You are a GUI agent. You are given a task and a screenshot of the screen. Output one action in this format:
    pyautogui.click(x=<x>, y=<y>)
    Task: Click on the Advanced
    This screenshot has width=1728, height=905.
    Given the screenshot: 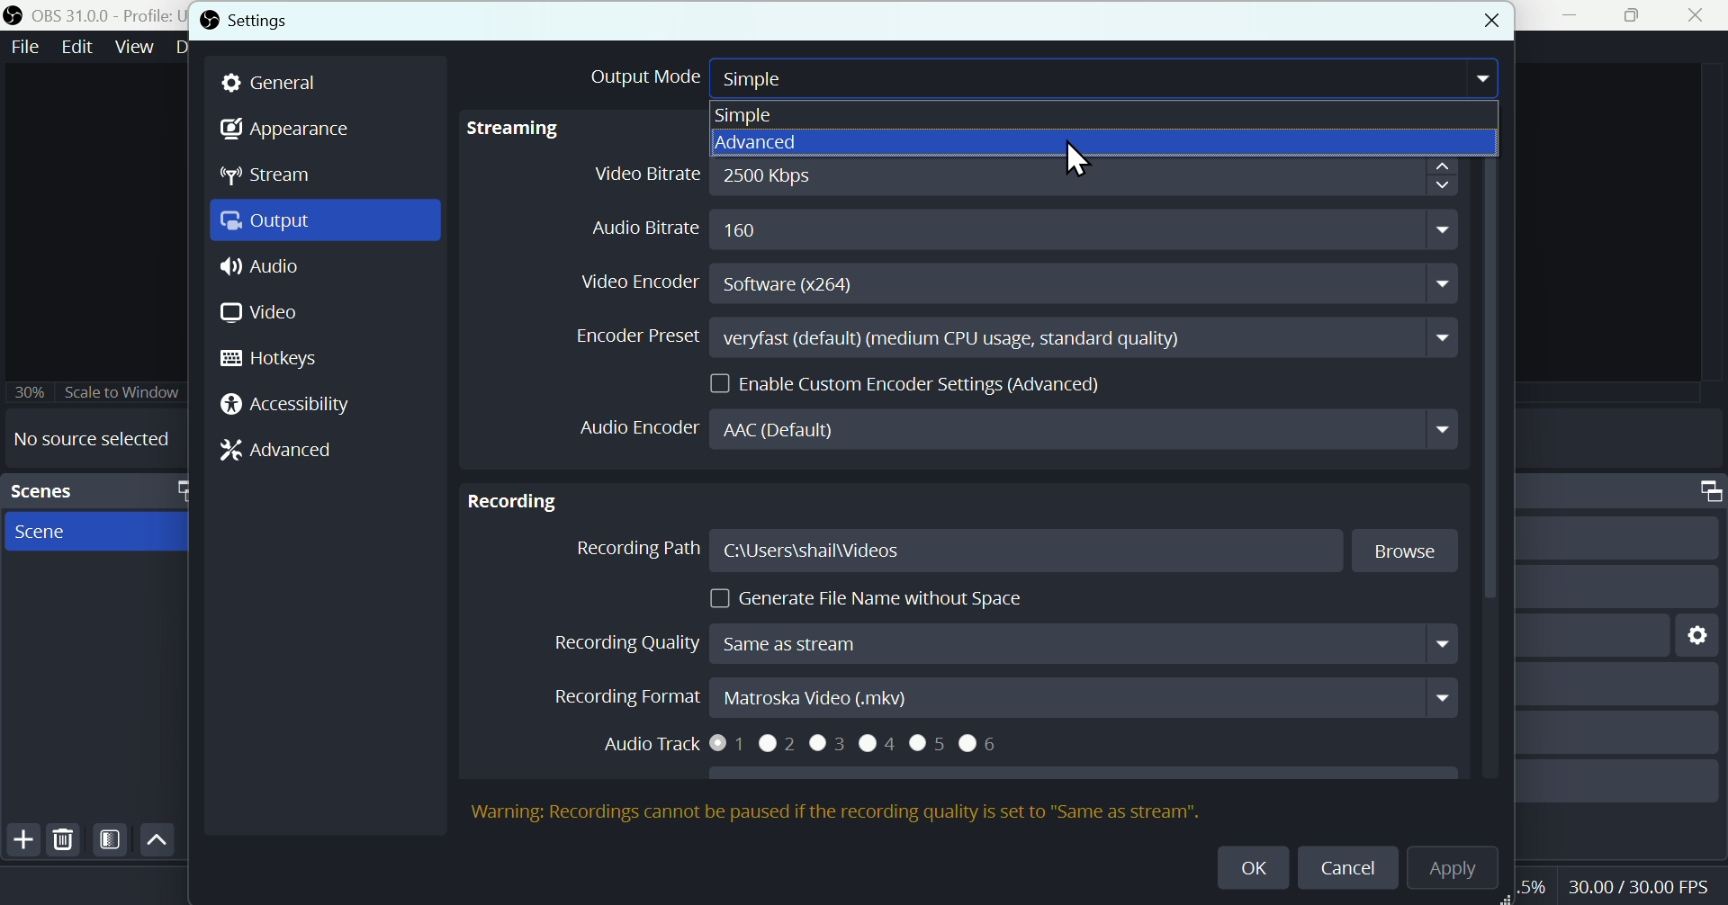 What is the action you would take?
    pyautogui.click(x=1108, y=143)
    